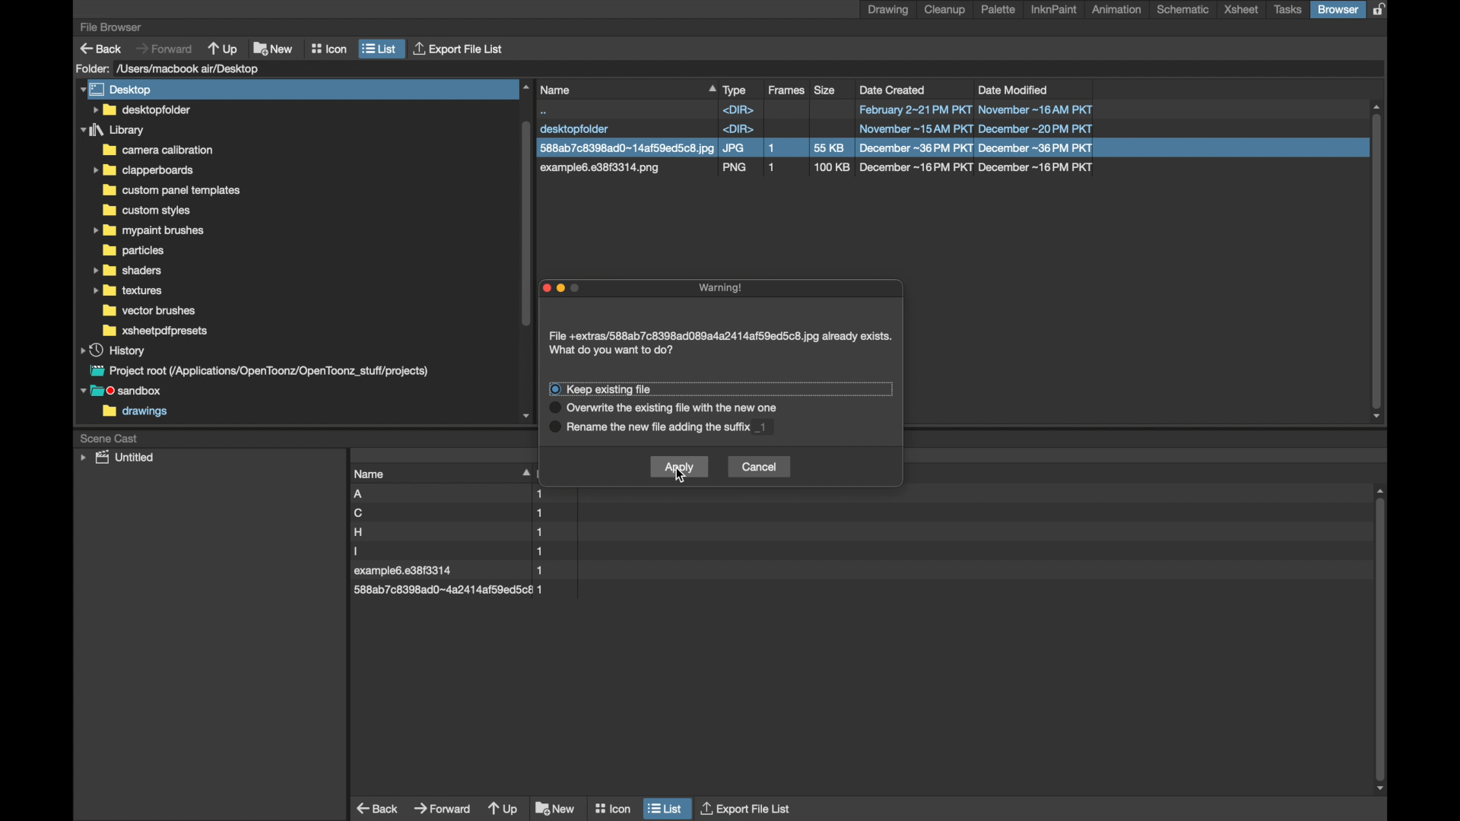 This screenshot has height=821, width=1460. What do you see at coordinates (688, 430) in the screenshot?
I see `description` at bounding box center [688, 430].